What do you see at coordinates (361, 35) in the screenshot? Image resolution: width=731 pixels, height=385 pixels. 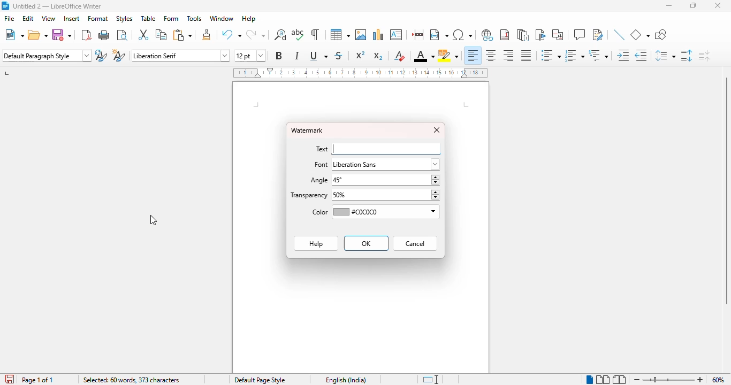 I see `insert image` at bounding box center [361, 35].